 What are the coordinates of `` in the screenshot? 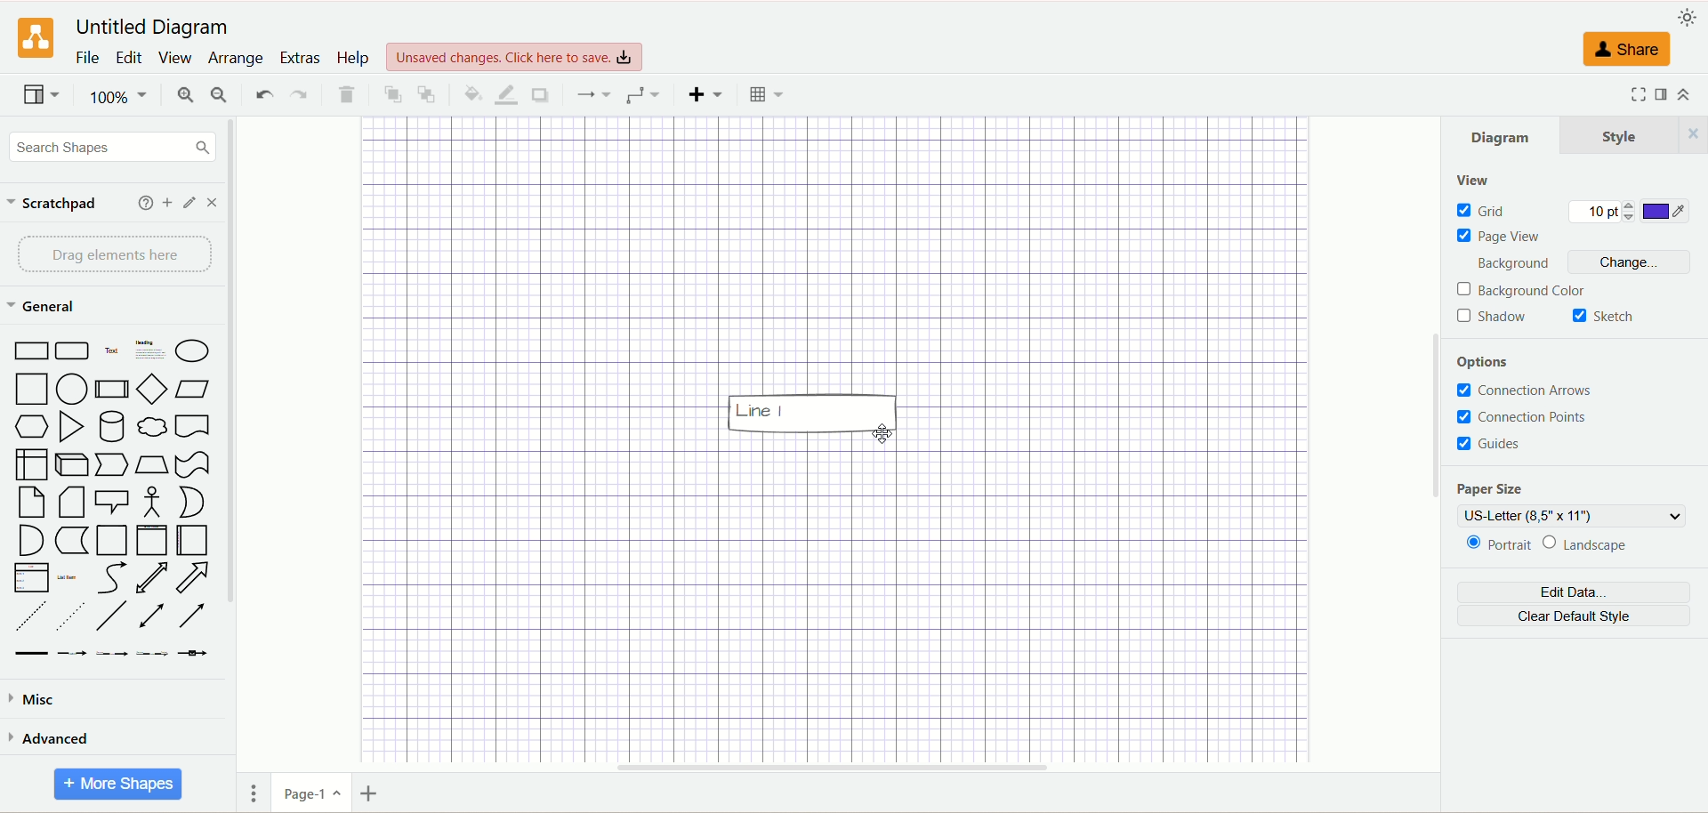 It's located at (887, 434).